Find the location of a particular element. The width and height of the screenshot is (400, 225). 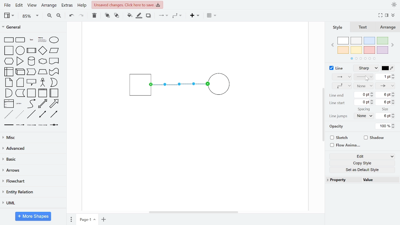

connector is located at coordinates (163, 16).